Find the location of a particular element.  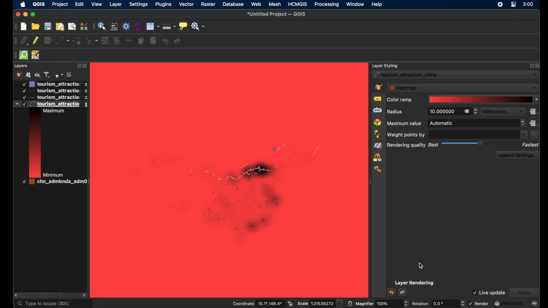

paste features is located at coordinates (153, 40).